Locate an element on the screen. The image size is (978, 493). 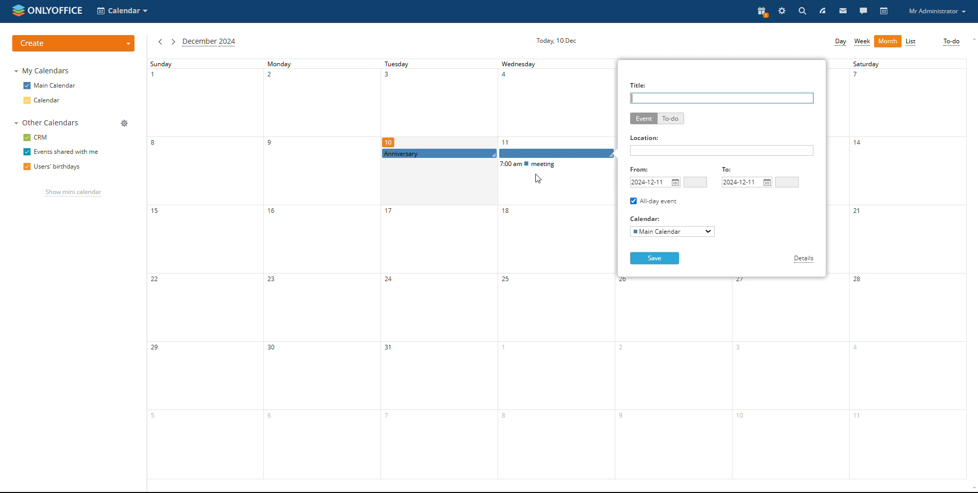
present is located at coordinates (760, 12).